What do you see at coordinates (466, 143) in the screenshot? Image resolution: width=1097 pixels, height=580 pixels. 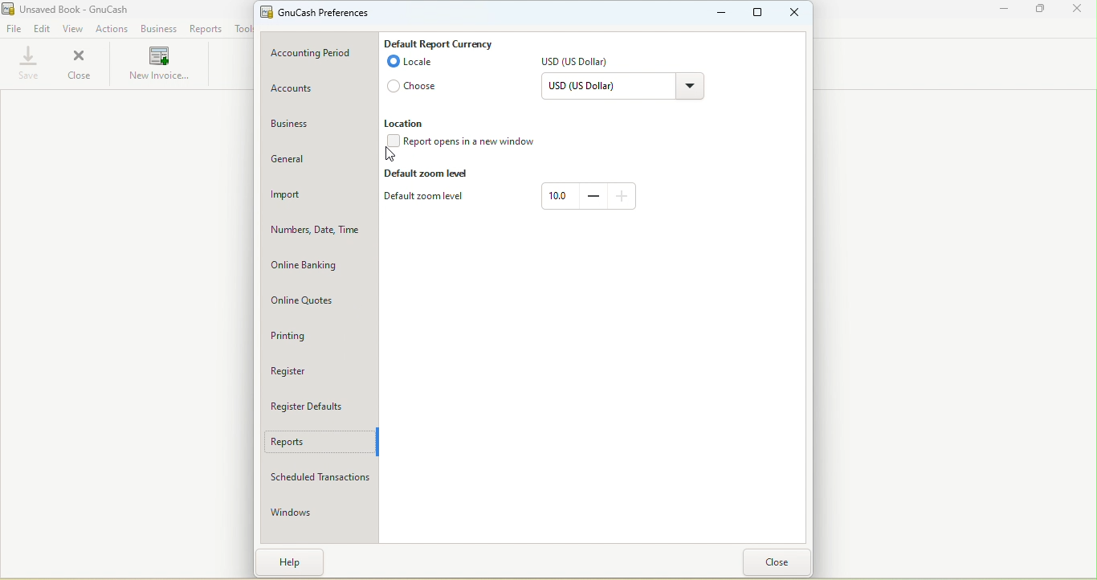 I see `Report opens in a new window` at bounding box center [466, 143].